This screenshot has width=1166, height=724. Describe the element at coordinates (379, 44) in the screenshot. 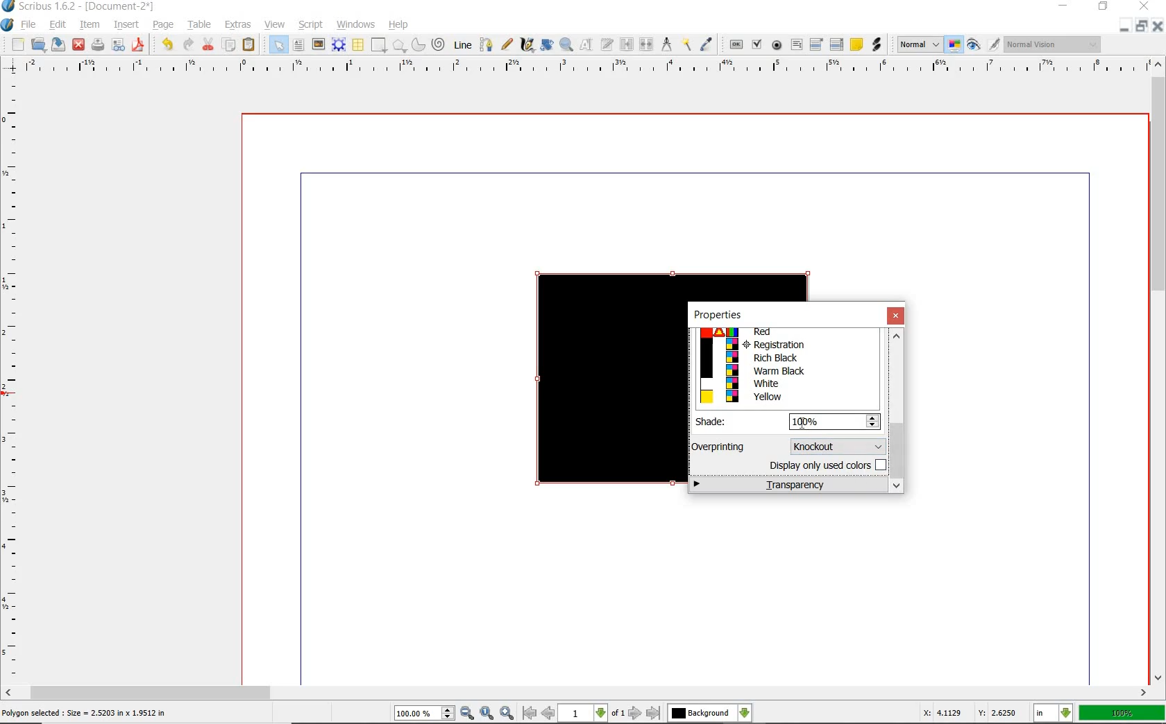

I see `shape` at that location.